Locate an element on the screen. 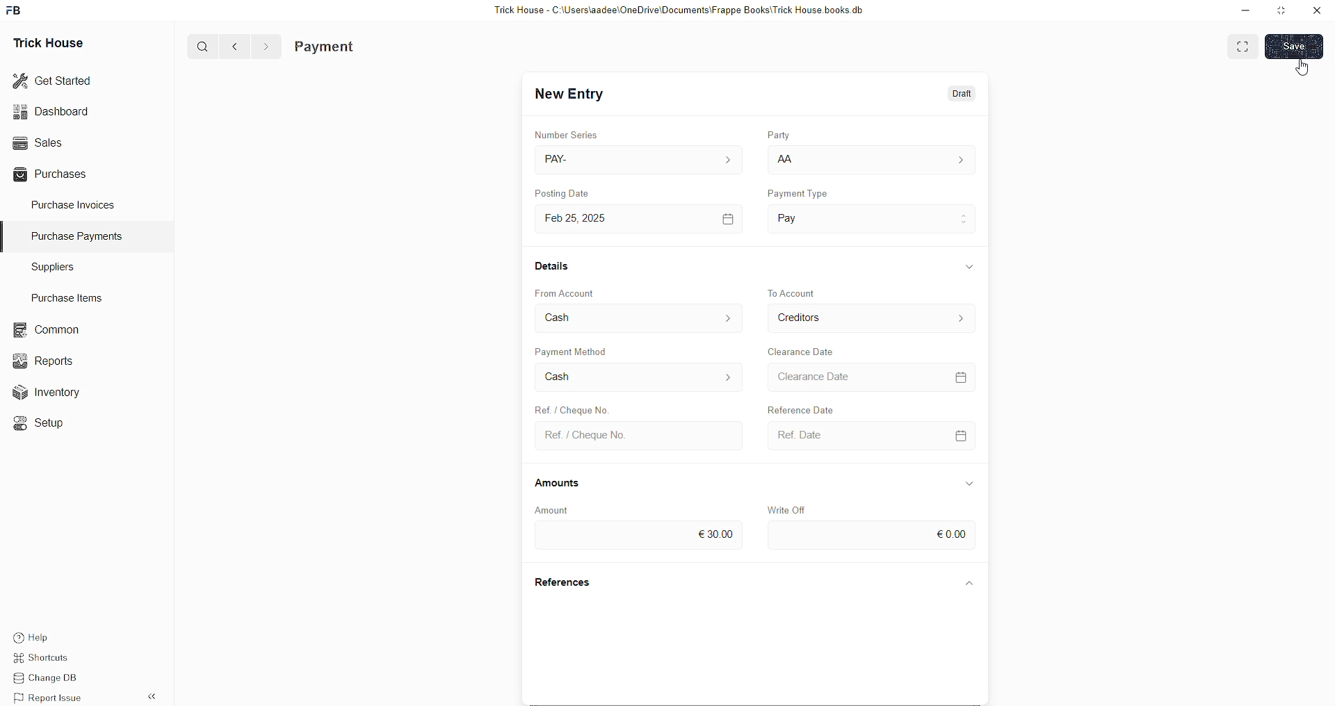 This screenshot has width=1335, height=706. New Entry is located at coordinates (573, 95).